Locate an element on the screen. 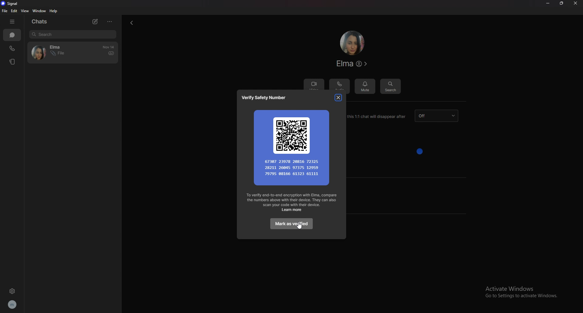 The width and height of the screenshot is (583, 313). contact name is located at coordinates (353, 64).